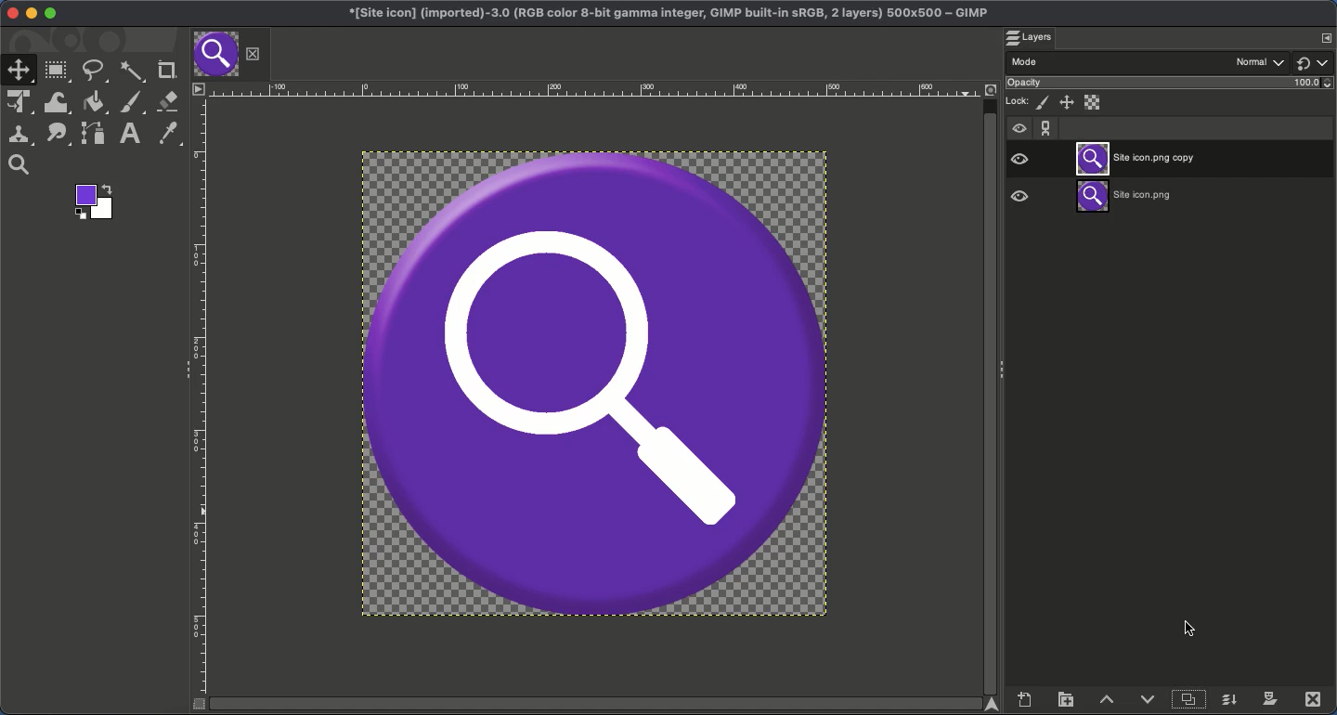  What do you see at coordinates (92, 135) in the screenshot?
I see `Paths` at bounding box center [92, 135].